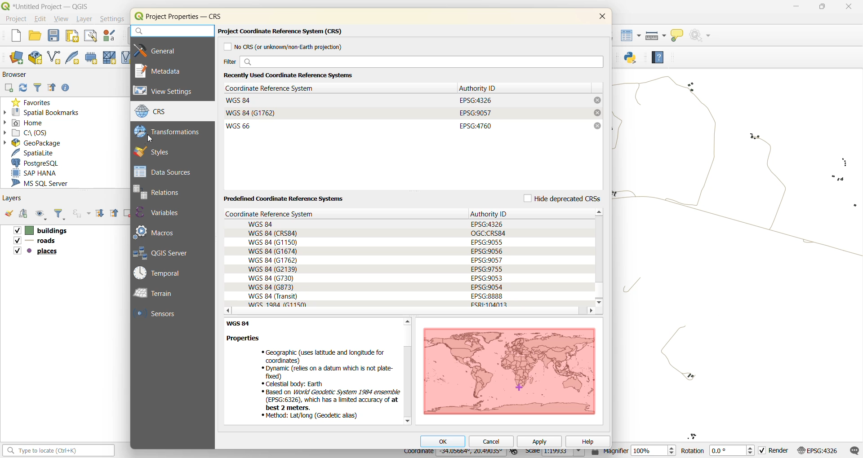 Image resolution: width=863 pixels, height=458 pixels. I want to click on search bar, so click(60, 450).